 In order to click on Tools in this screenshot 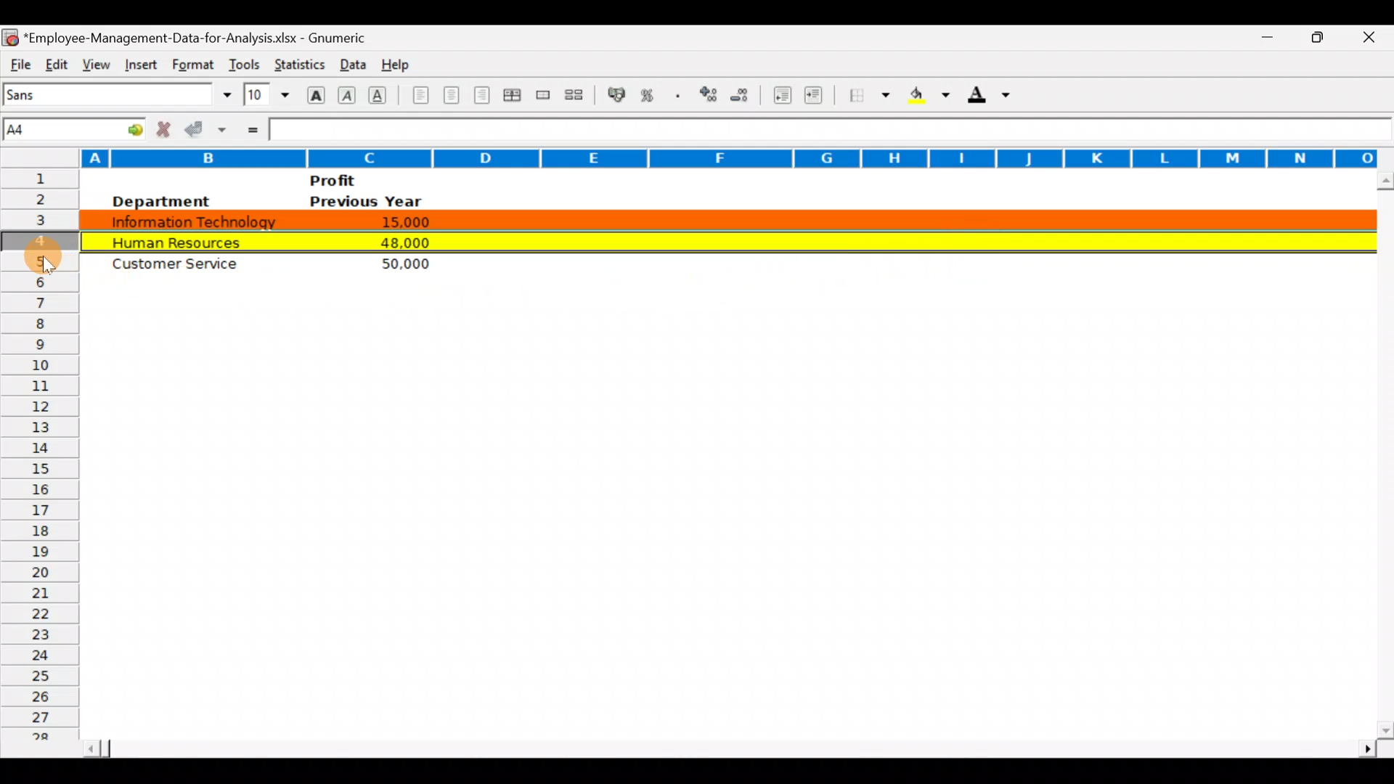, I will do `click(244, 61)`.